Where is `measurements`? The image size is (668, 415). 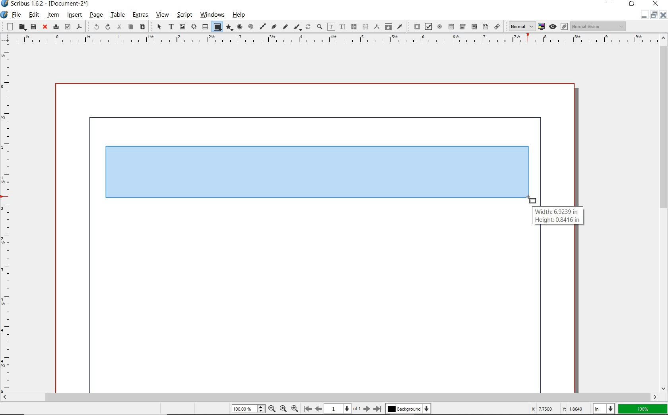
measurements is located at coordinates (376, 27).